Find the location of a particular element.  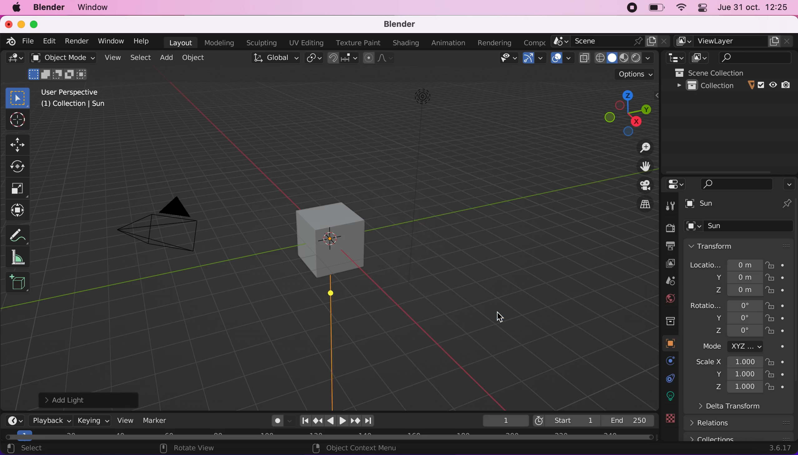

toggle the camera view is located at coordinates (639, 185).